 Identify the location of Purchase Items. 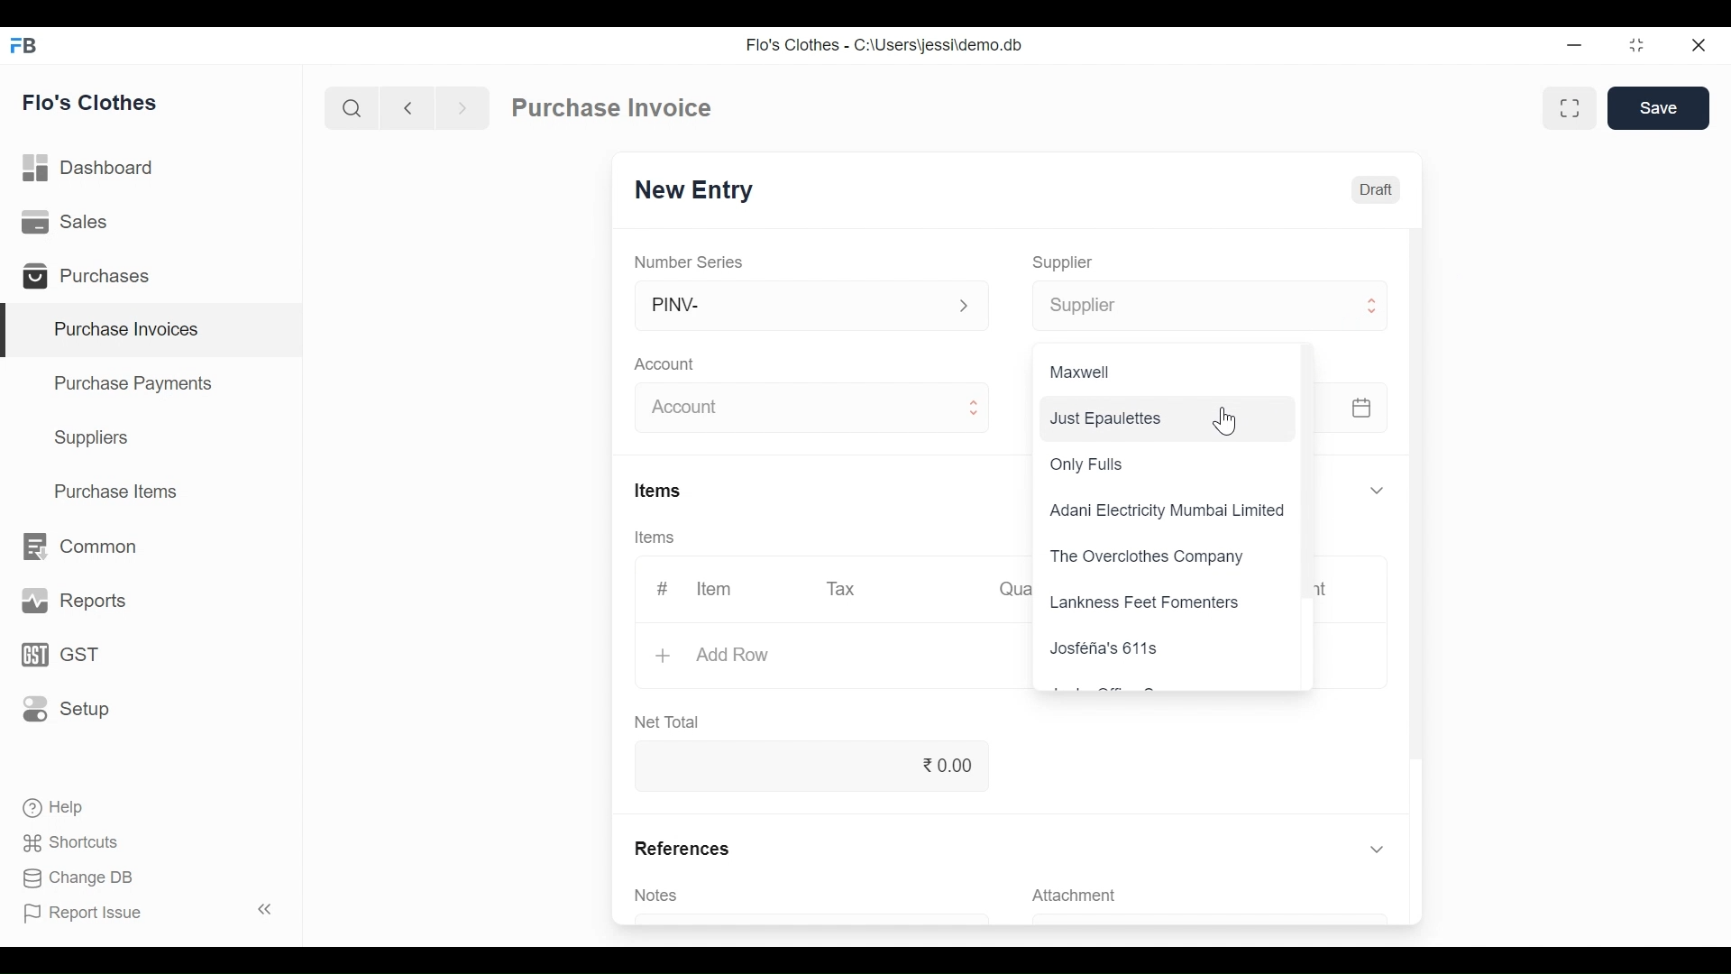
(120, 491).